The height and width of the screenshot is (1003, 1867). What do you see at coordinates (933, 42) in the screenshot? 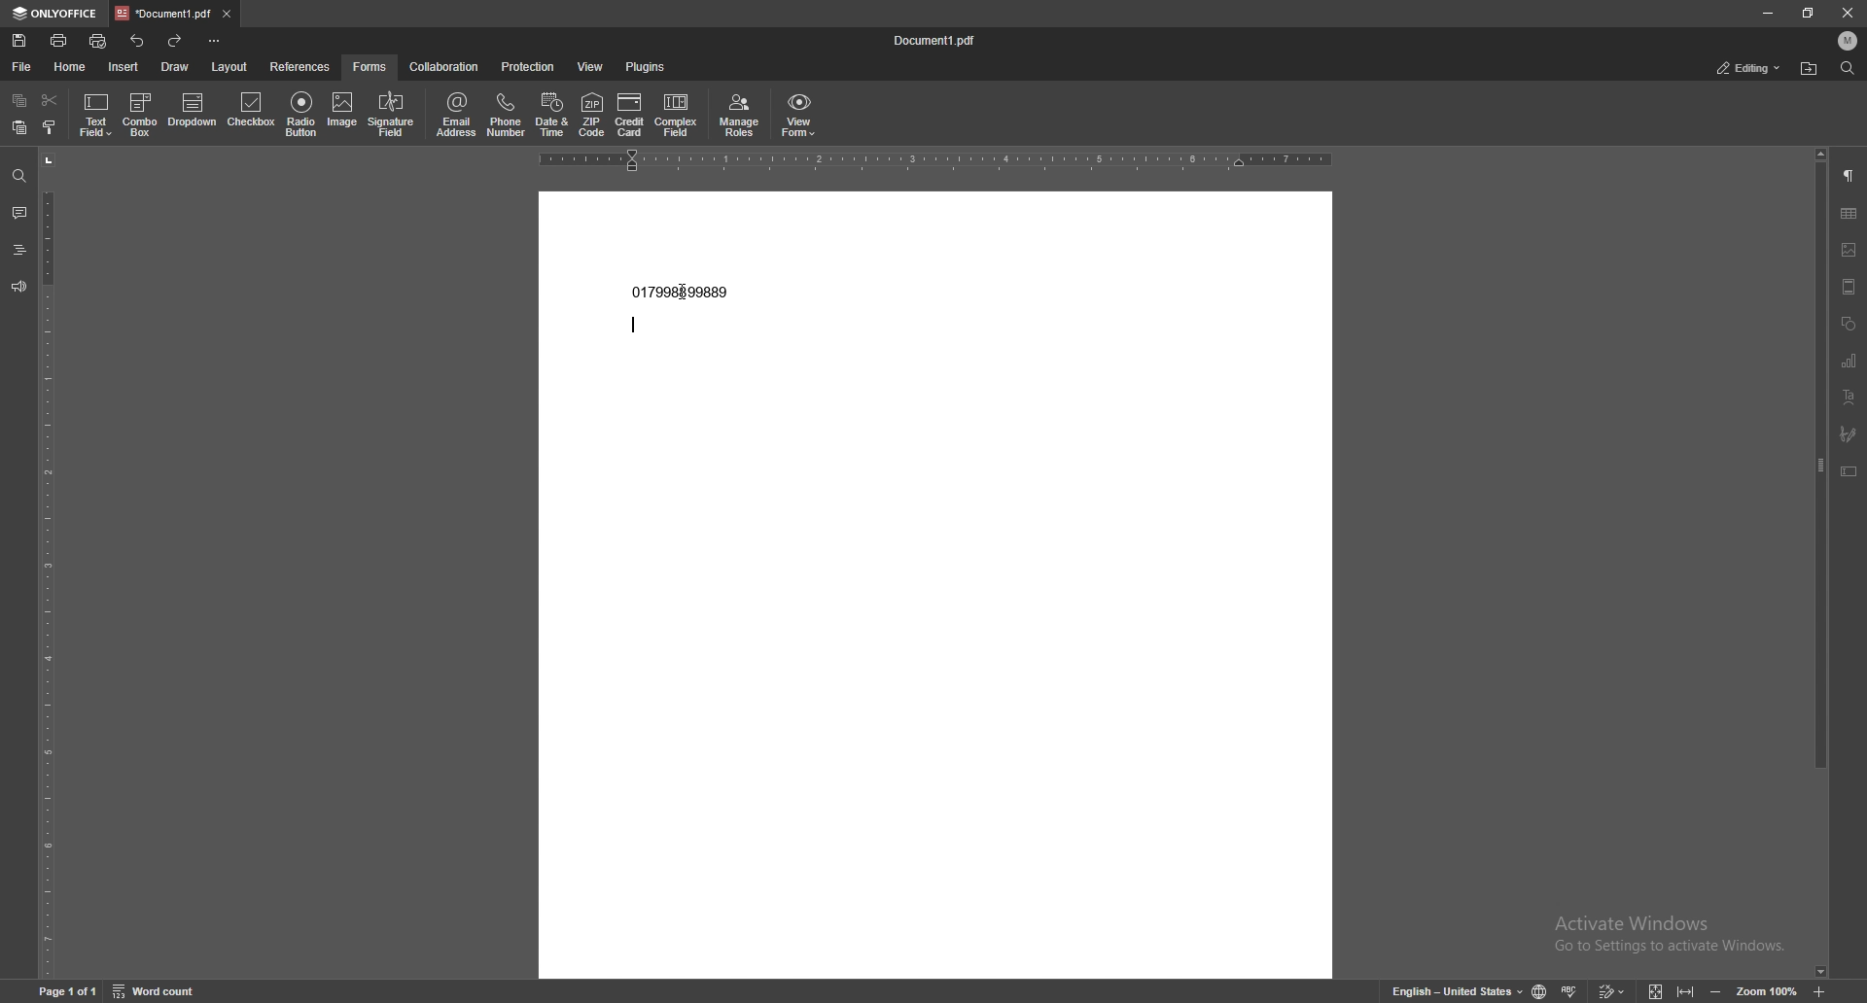
I see `file name` at bounding box center [933, 42].